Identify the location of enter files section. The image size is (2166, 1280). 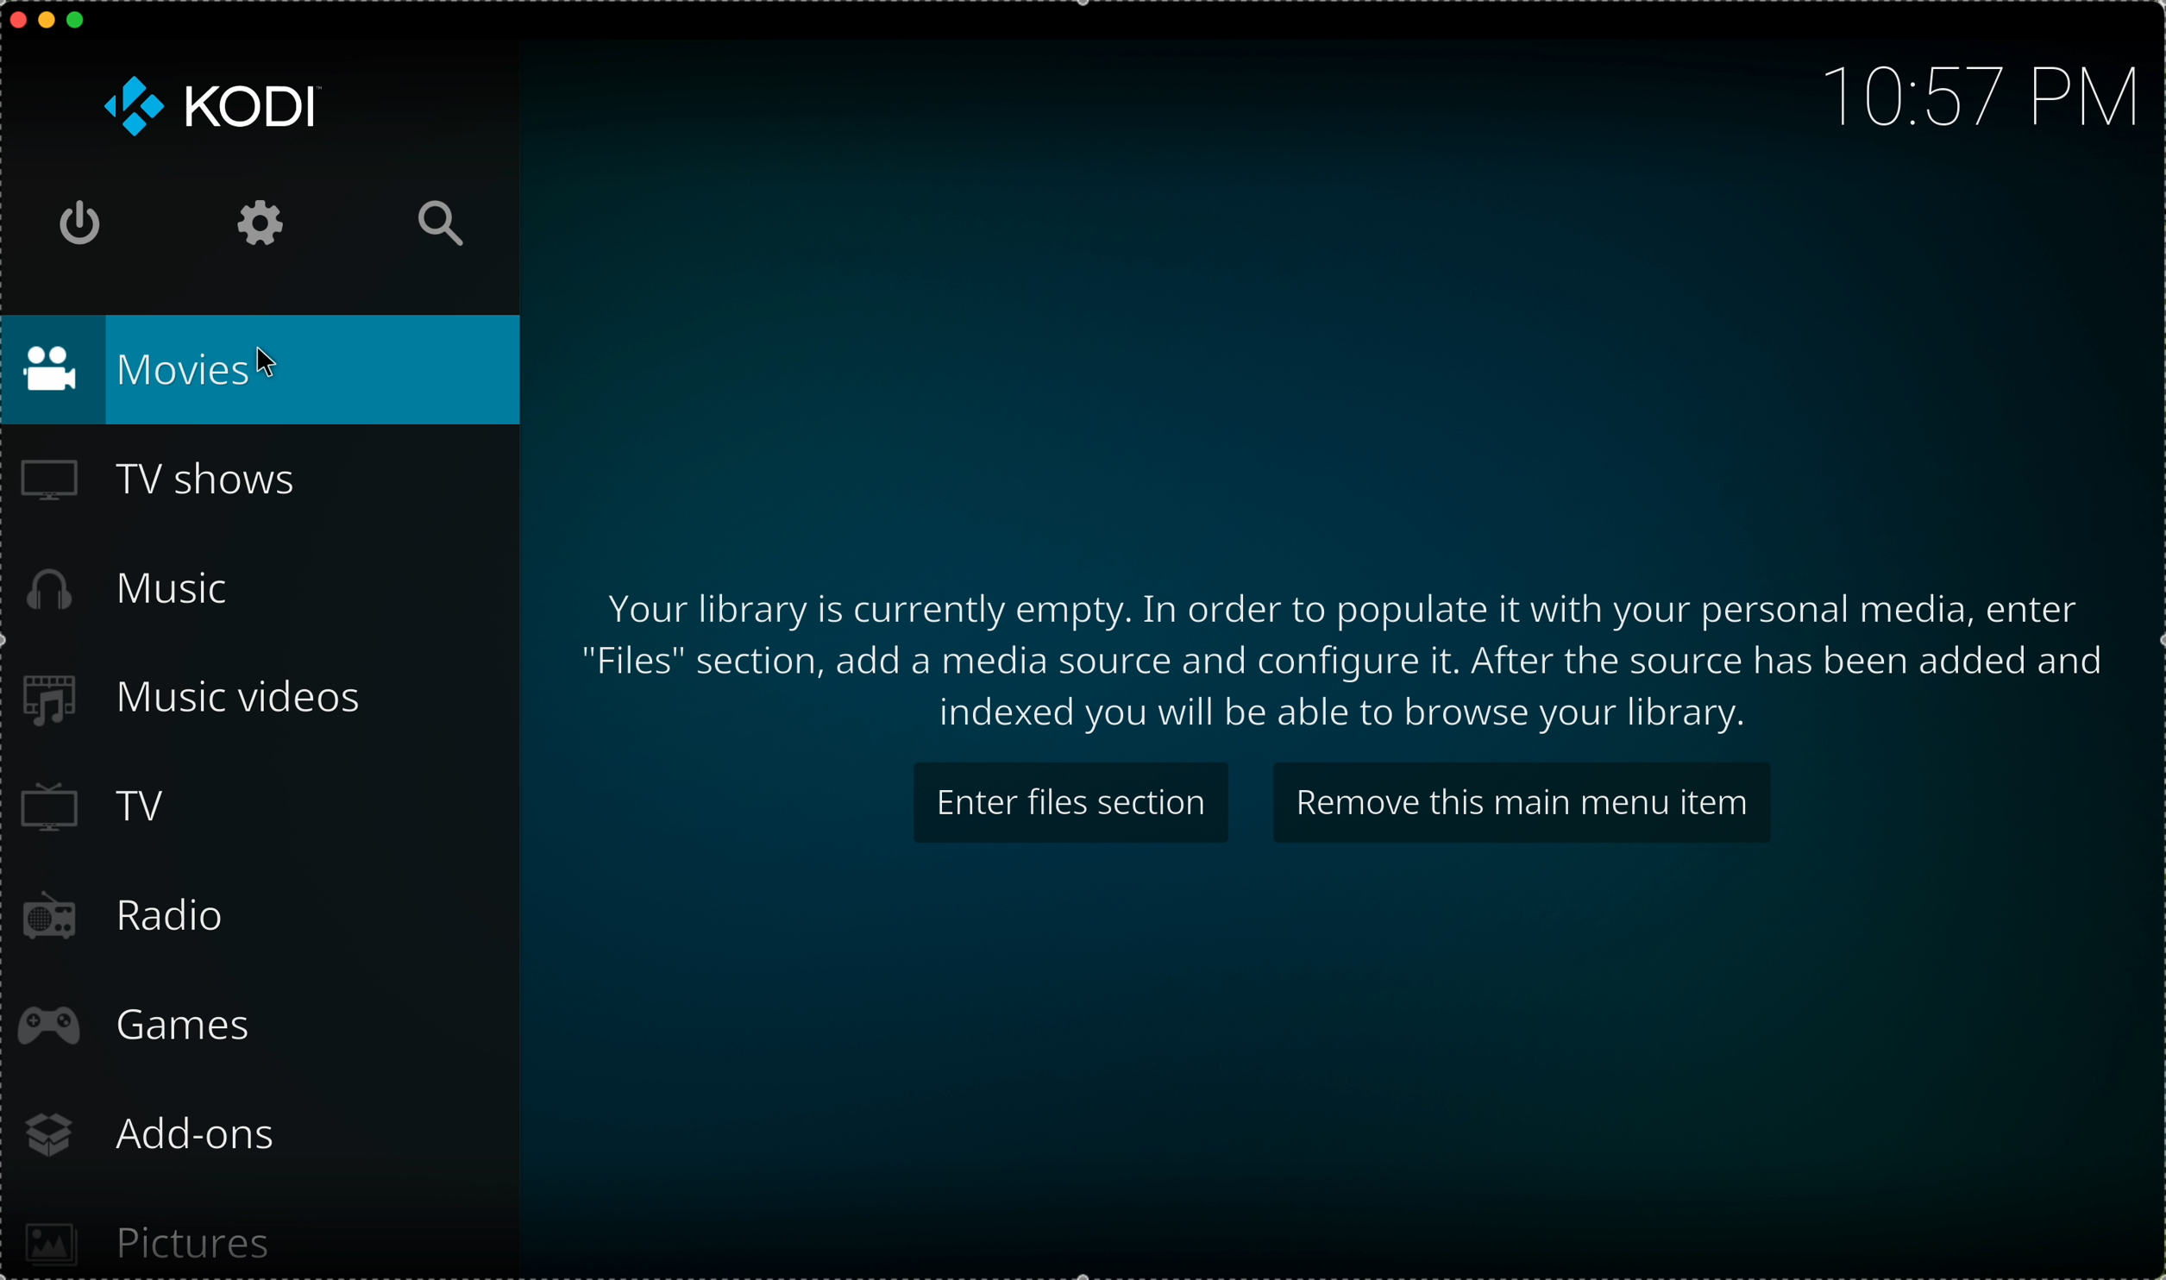
(1073, 801).